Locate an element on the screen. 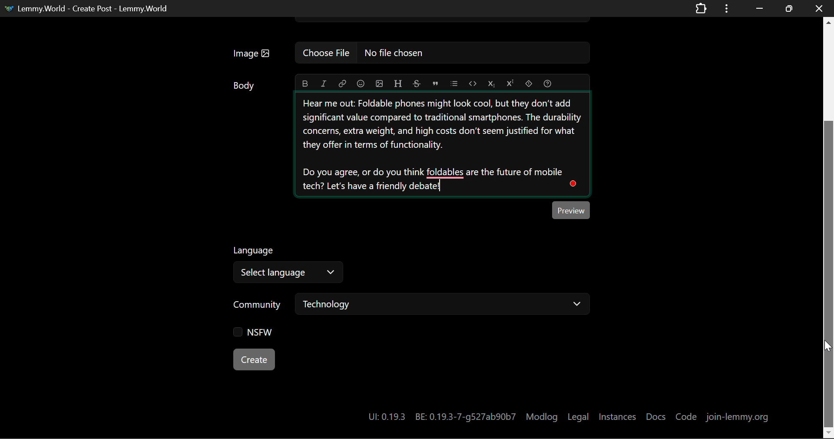 The width and height of the screenshot is (834, 439). emoji is located at coordinates (362, 84).